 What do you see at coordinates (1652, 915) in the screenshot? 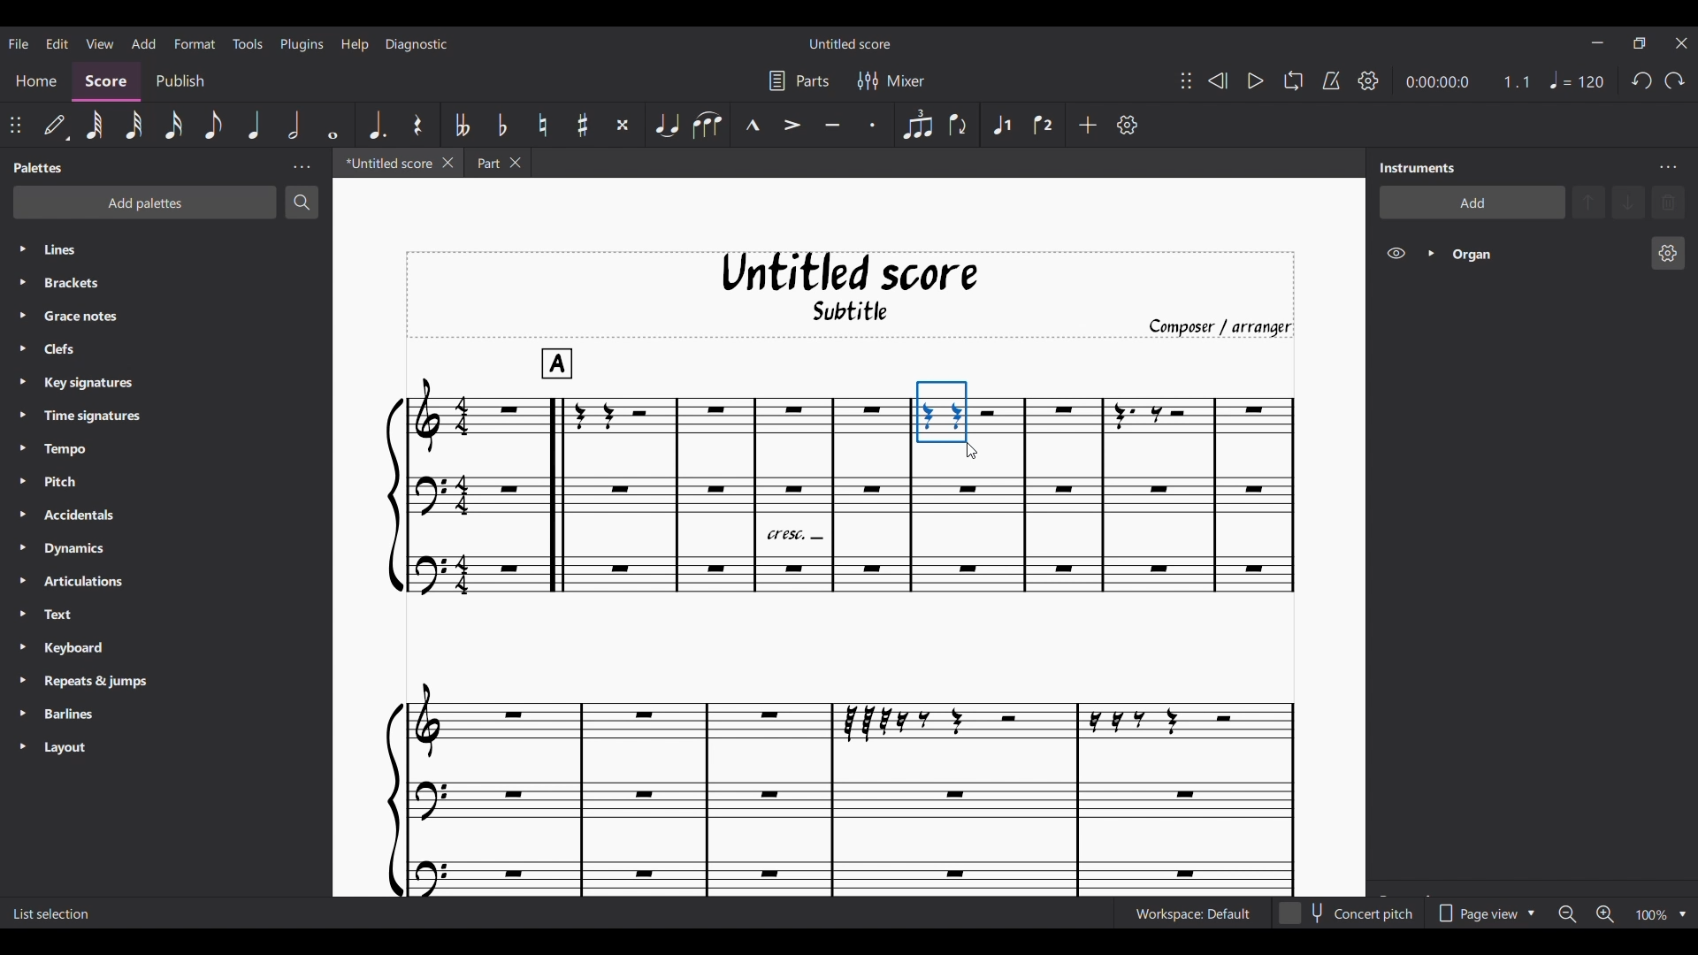
I see `Current zoom factor` at bounding box center [1652, 915].